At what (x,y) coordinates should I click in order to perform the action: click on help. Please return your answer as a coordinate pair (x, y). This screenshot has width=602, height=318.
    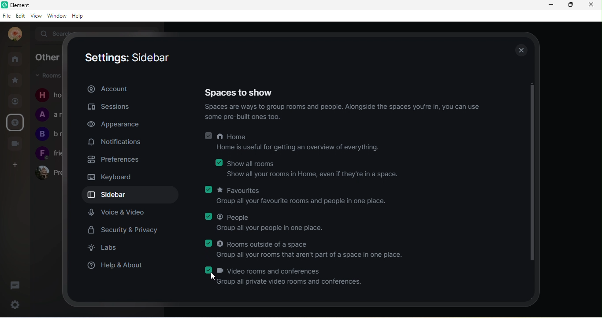
    Looking at the image, I should click on (78, 16).